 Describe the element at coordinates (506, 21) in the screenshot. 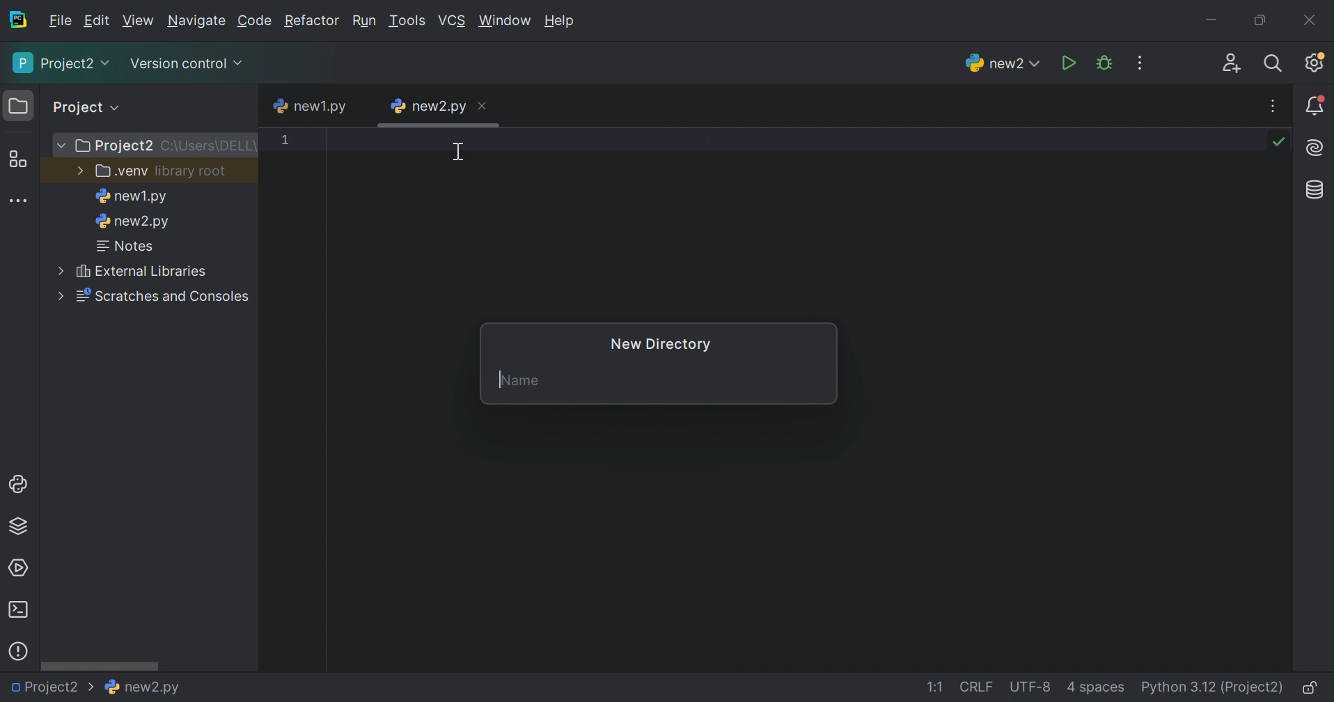

I see `Windows` at that location.